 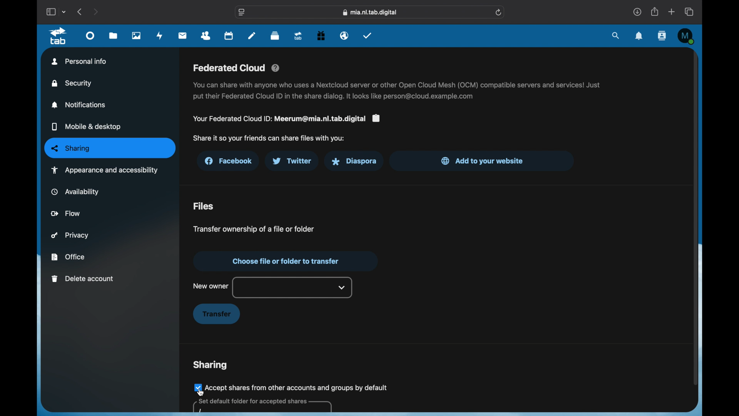 I want to click on tab, so click(x=58, y=36).